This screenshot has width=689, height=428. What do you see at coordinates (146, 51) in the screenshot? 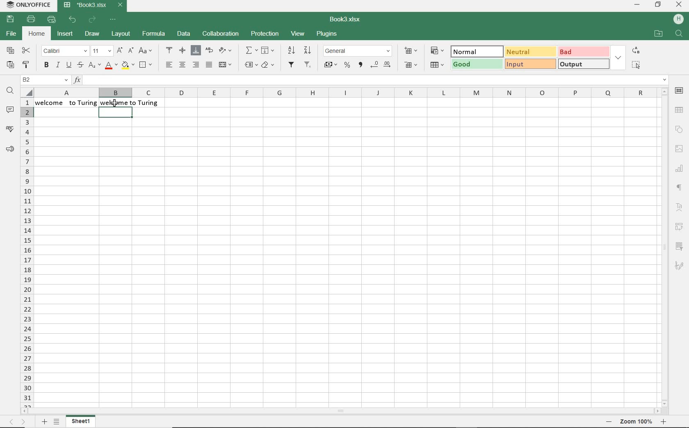
I see `change case` at bounding box center [146, 51].